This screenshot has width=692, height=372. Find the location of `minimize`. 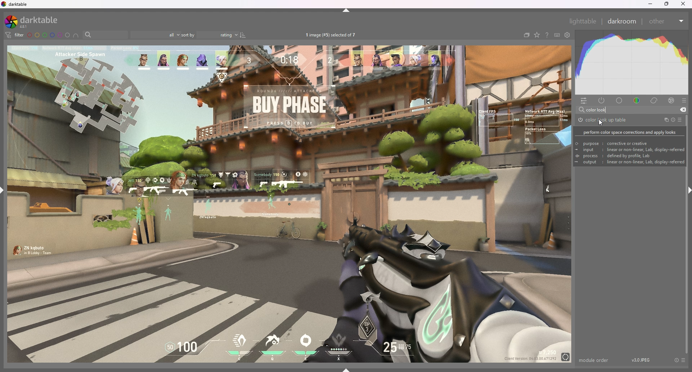

minimize is located at coordinates (650, 4).